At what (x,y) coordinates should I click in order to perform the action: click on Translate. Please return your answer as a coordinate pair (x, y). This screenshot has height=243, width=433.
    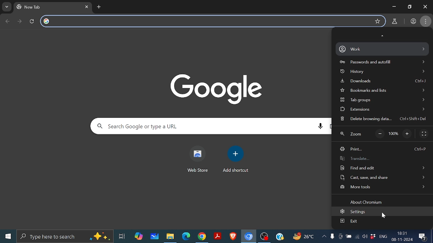
    Looking at the image, I should click on (368, 158).